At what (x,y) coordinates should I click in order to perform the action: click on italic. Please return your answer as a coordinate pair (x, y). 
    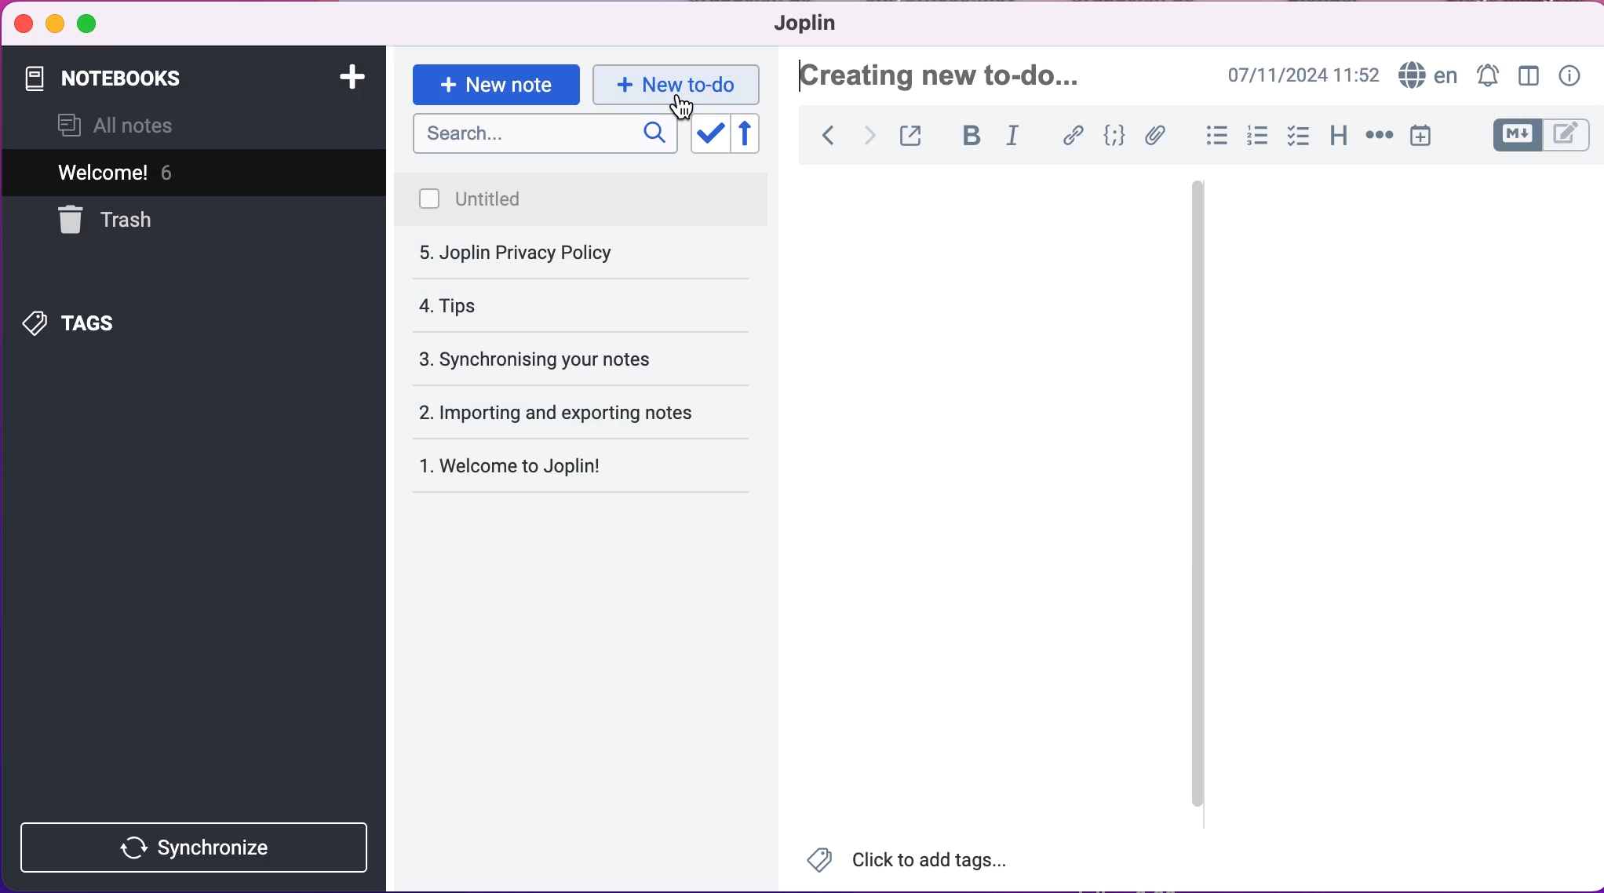
    Looking at the image, I should click on (1016, 140).